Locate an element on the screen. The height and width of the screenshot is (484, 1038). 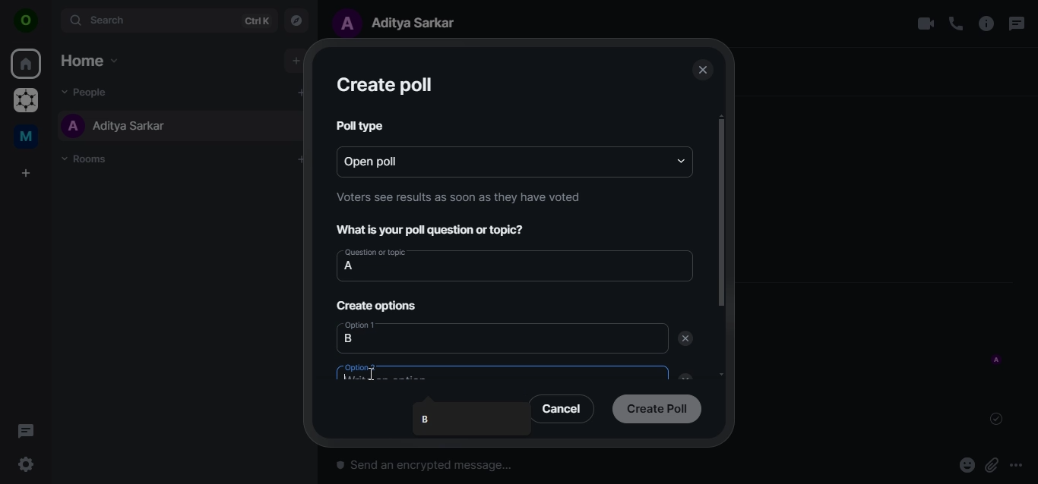
b is located at coordinates (427, 420).